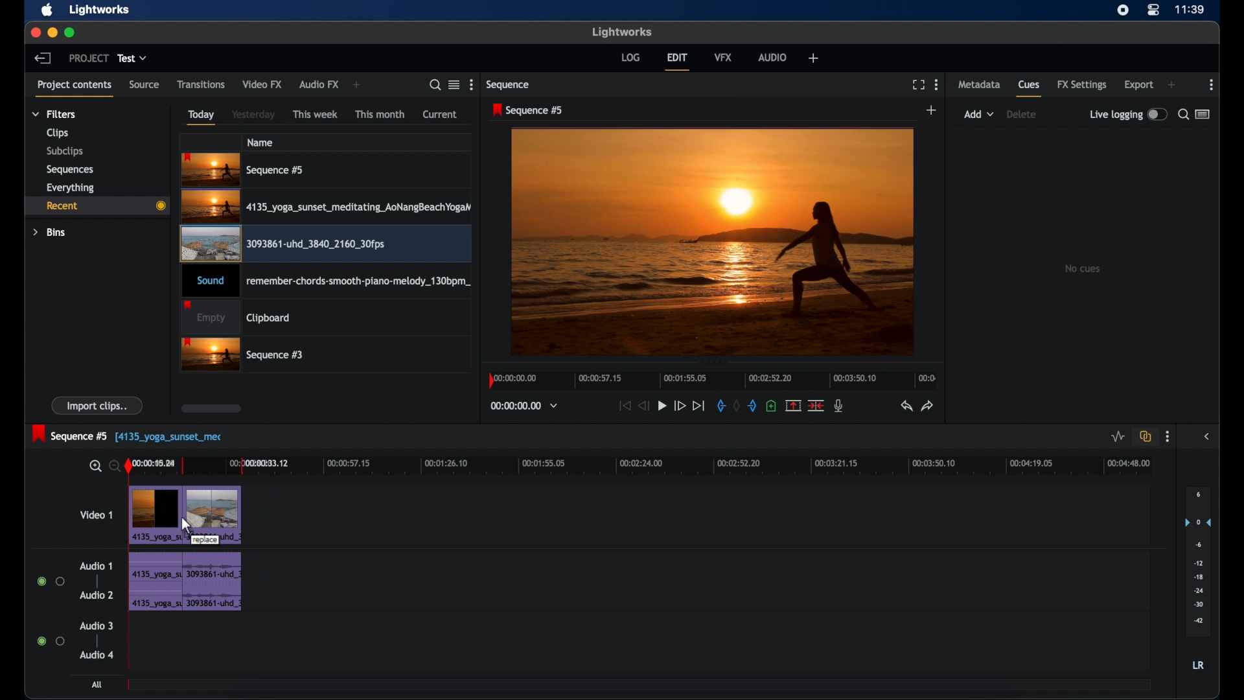 The width and height of the screenshot is (1244, 700). I want to click on mic, so click(840, 406).